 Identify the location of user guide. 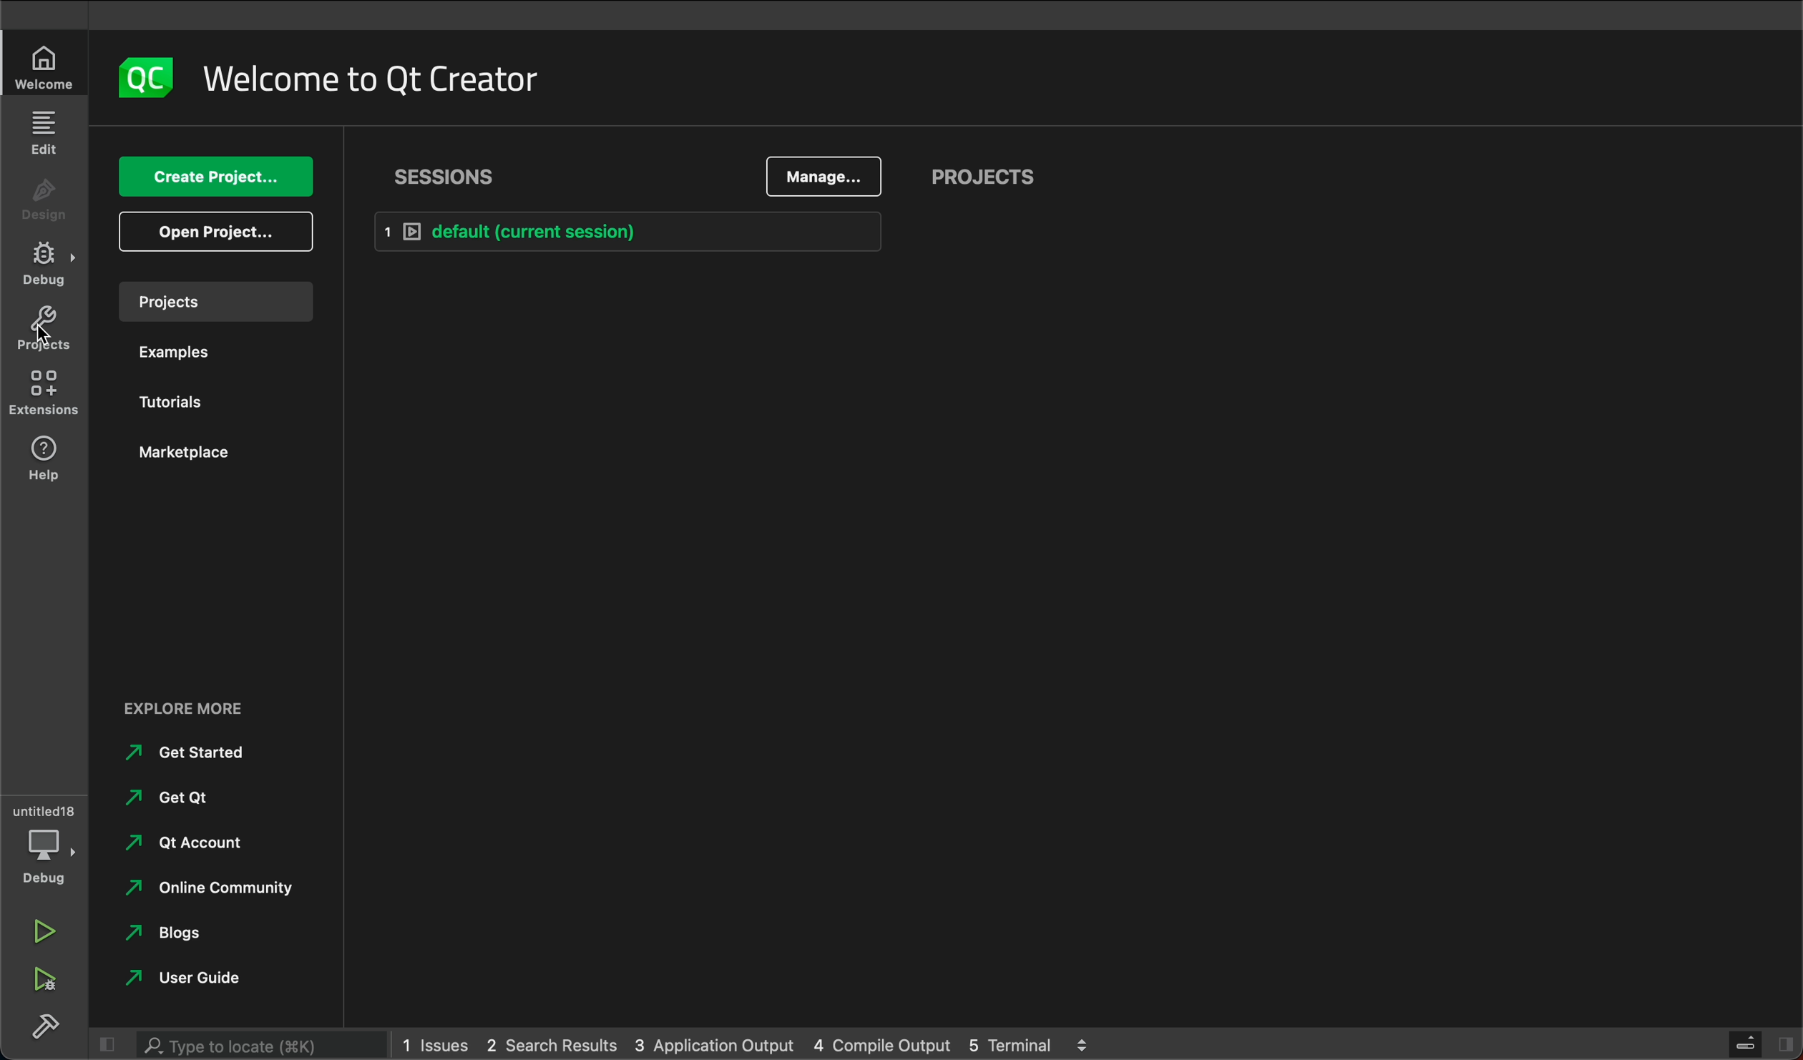
(184, 979).